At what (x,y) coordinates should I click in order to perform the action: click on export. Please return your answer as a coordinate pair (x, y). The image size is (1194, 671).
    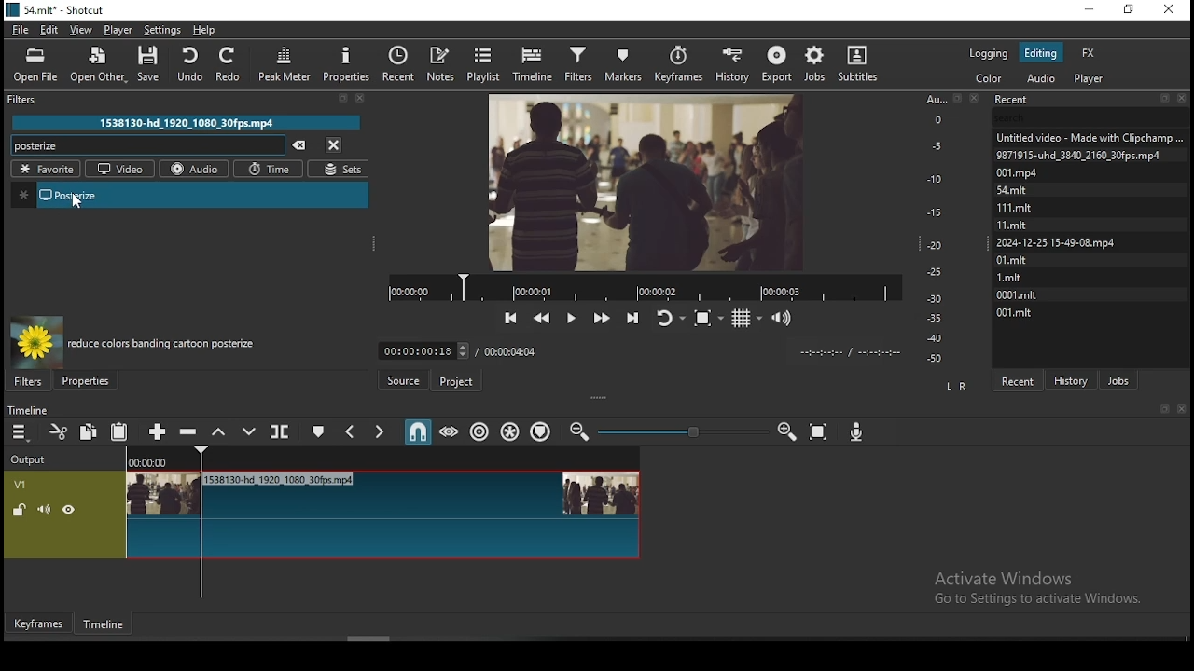
    Looking at the image, I should click on (779, 62).